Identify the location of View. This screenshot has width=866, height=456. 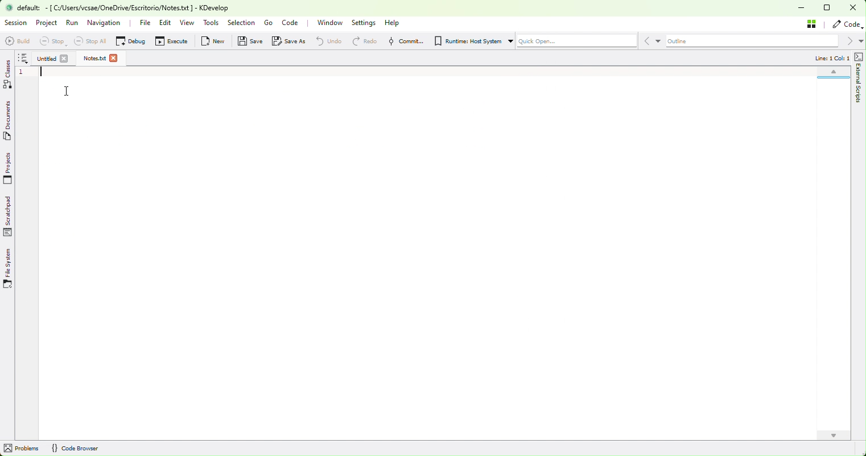
(189, 24).